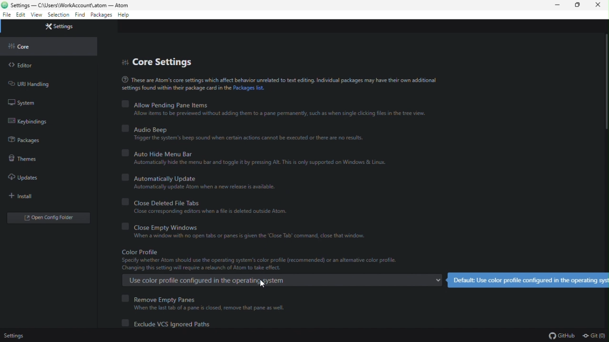 This screenshot has height=342, width=609. Describe the element at coordinates (281, 268) in the screenshot. I see `color profile` at that location.